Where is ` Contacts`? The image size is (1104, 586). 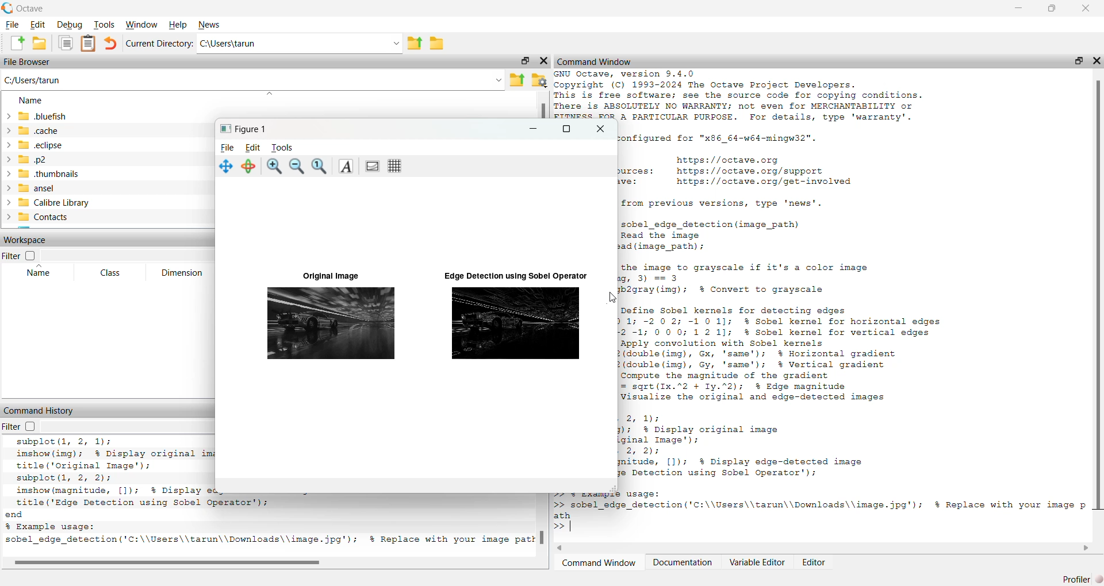
 Contacts is located at coordinates (40, 217).